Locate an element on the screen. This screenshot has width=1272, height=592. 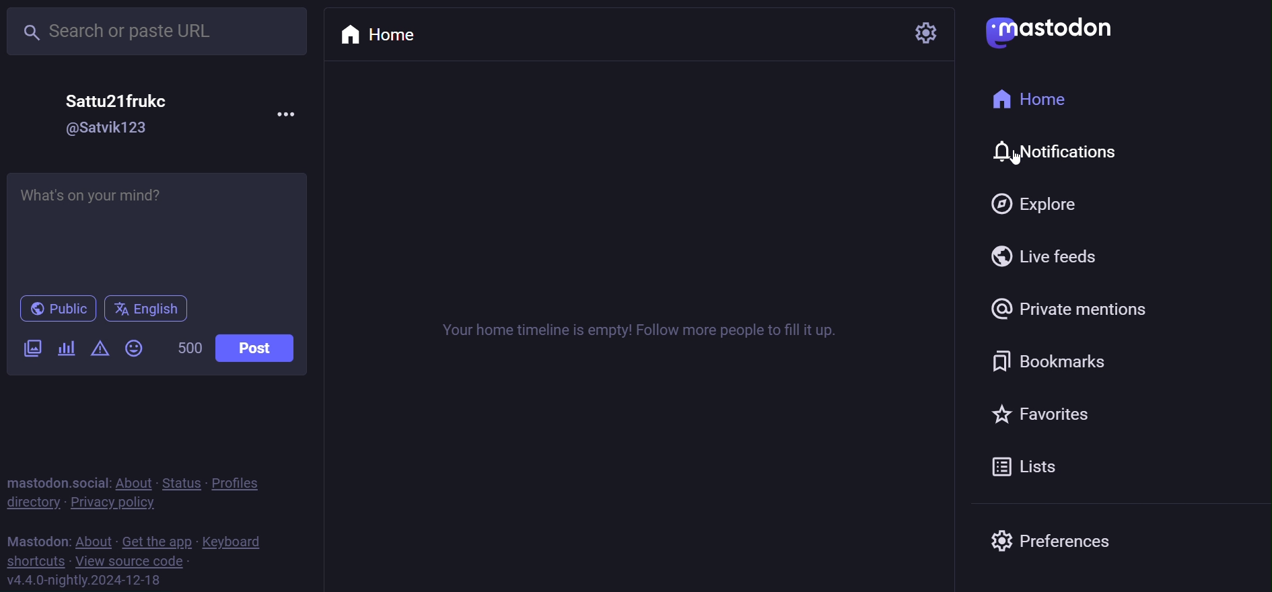
directory is located at coordinates (32, 503).